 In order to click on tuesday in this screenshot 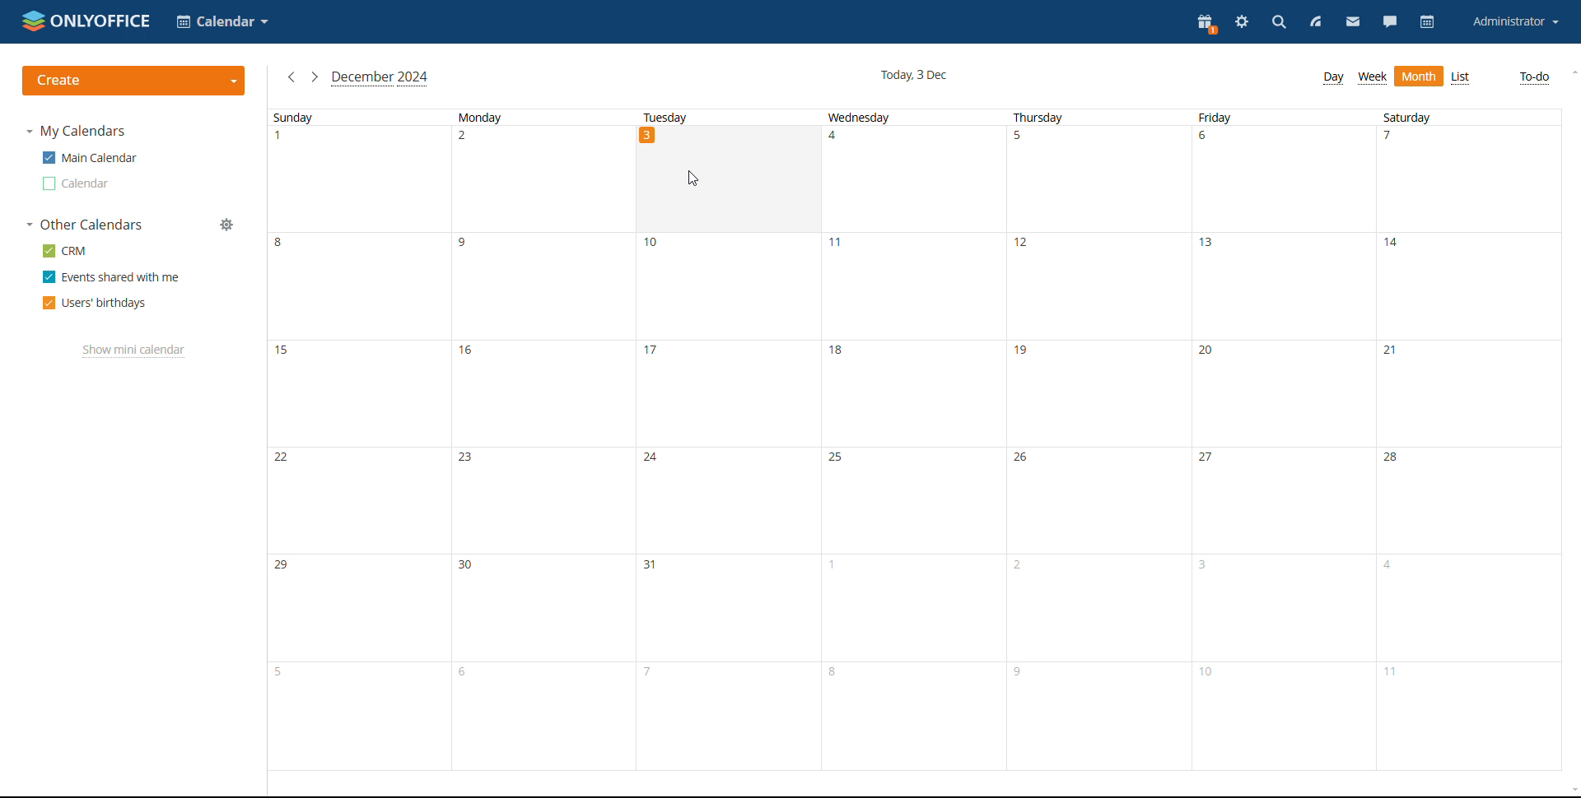, I will do `click(724, 439)`.